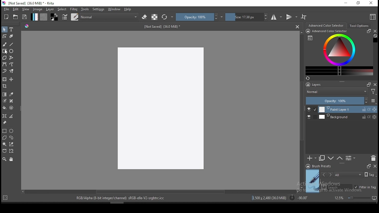 Image resolution: width=379 pixels, height=213 pixels. I want to click on Target, so click(6, 198).